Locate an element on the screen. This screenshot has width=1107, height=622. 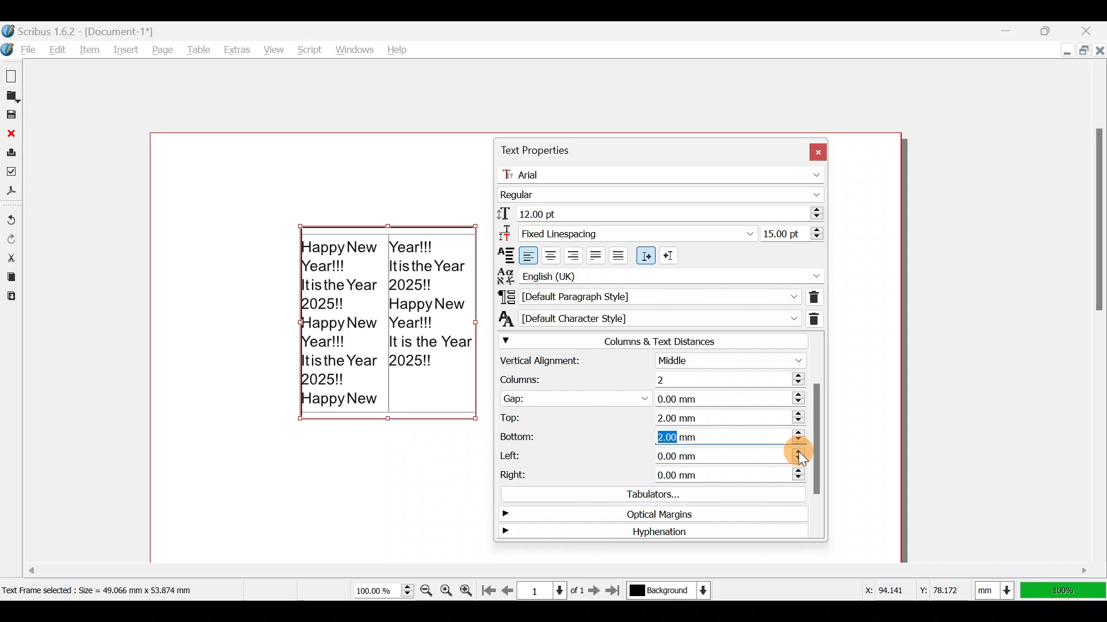
100% zoom ratio is located at coordinates (1065, 590).